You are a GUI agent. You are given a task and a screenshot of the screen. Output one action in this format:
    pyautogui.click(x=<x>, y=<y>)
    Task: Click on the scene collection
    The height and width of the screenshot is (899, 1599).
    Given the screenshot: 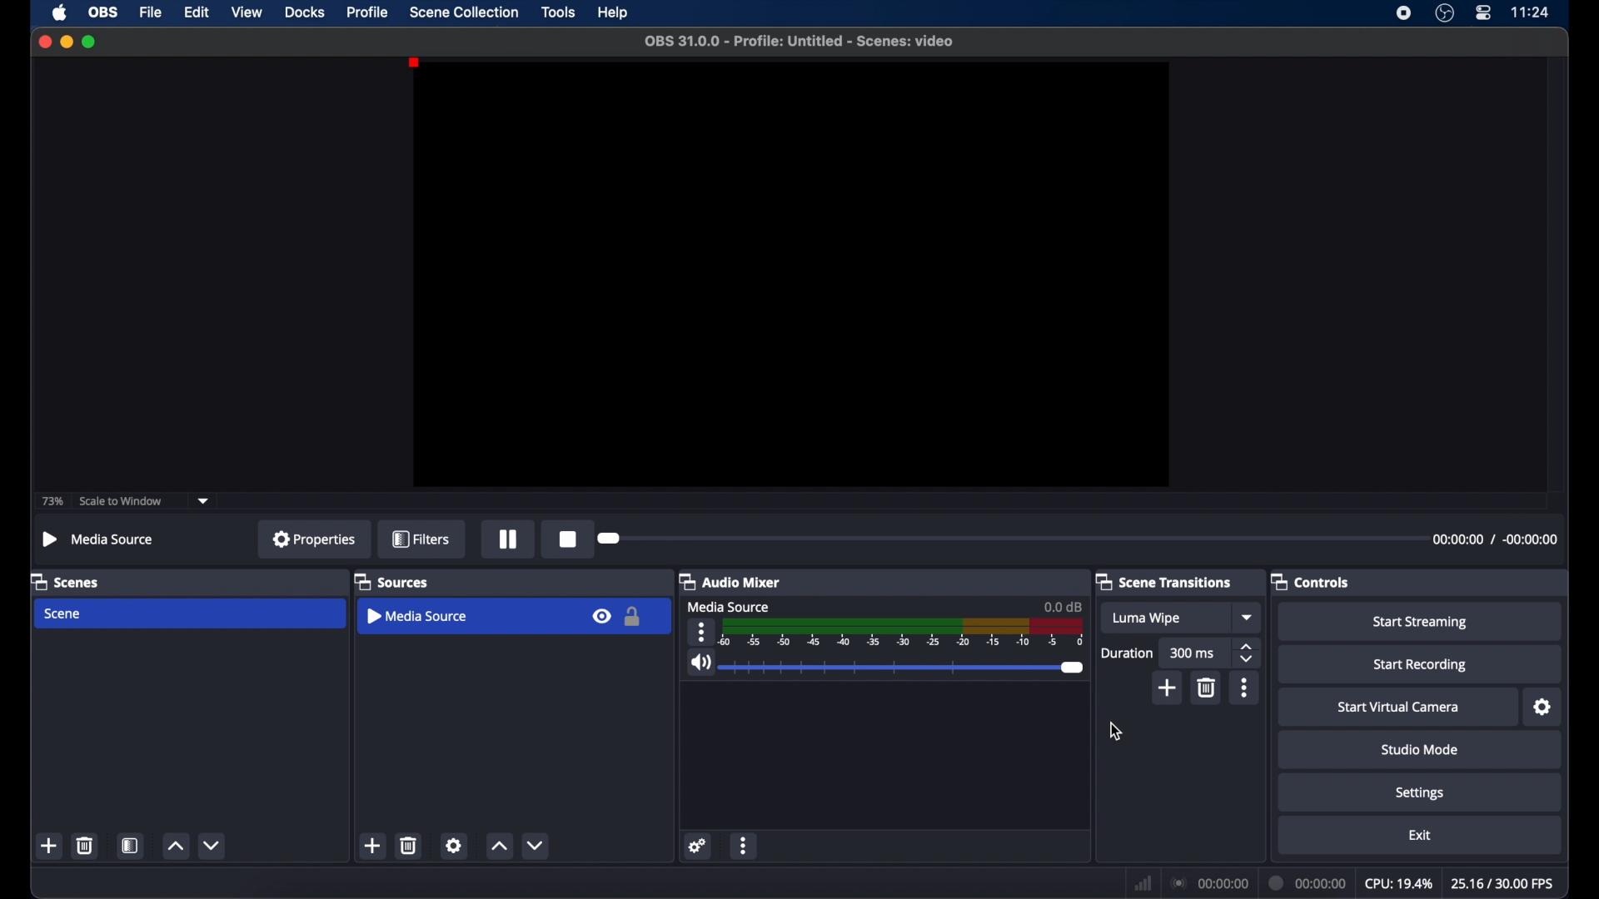 What is the action you would take?
    pyautogui.click(x=464, y=12)
    